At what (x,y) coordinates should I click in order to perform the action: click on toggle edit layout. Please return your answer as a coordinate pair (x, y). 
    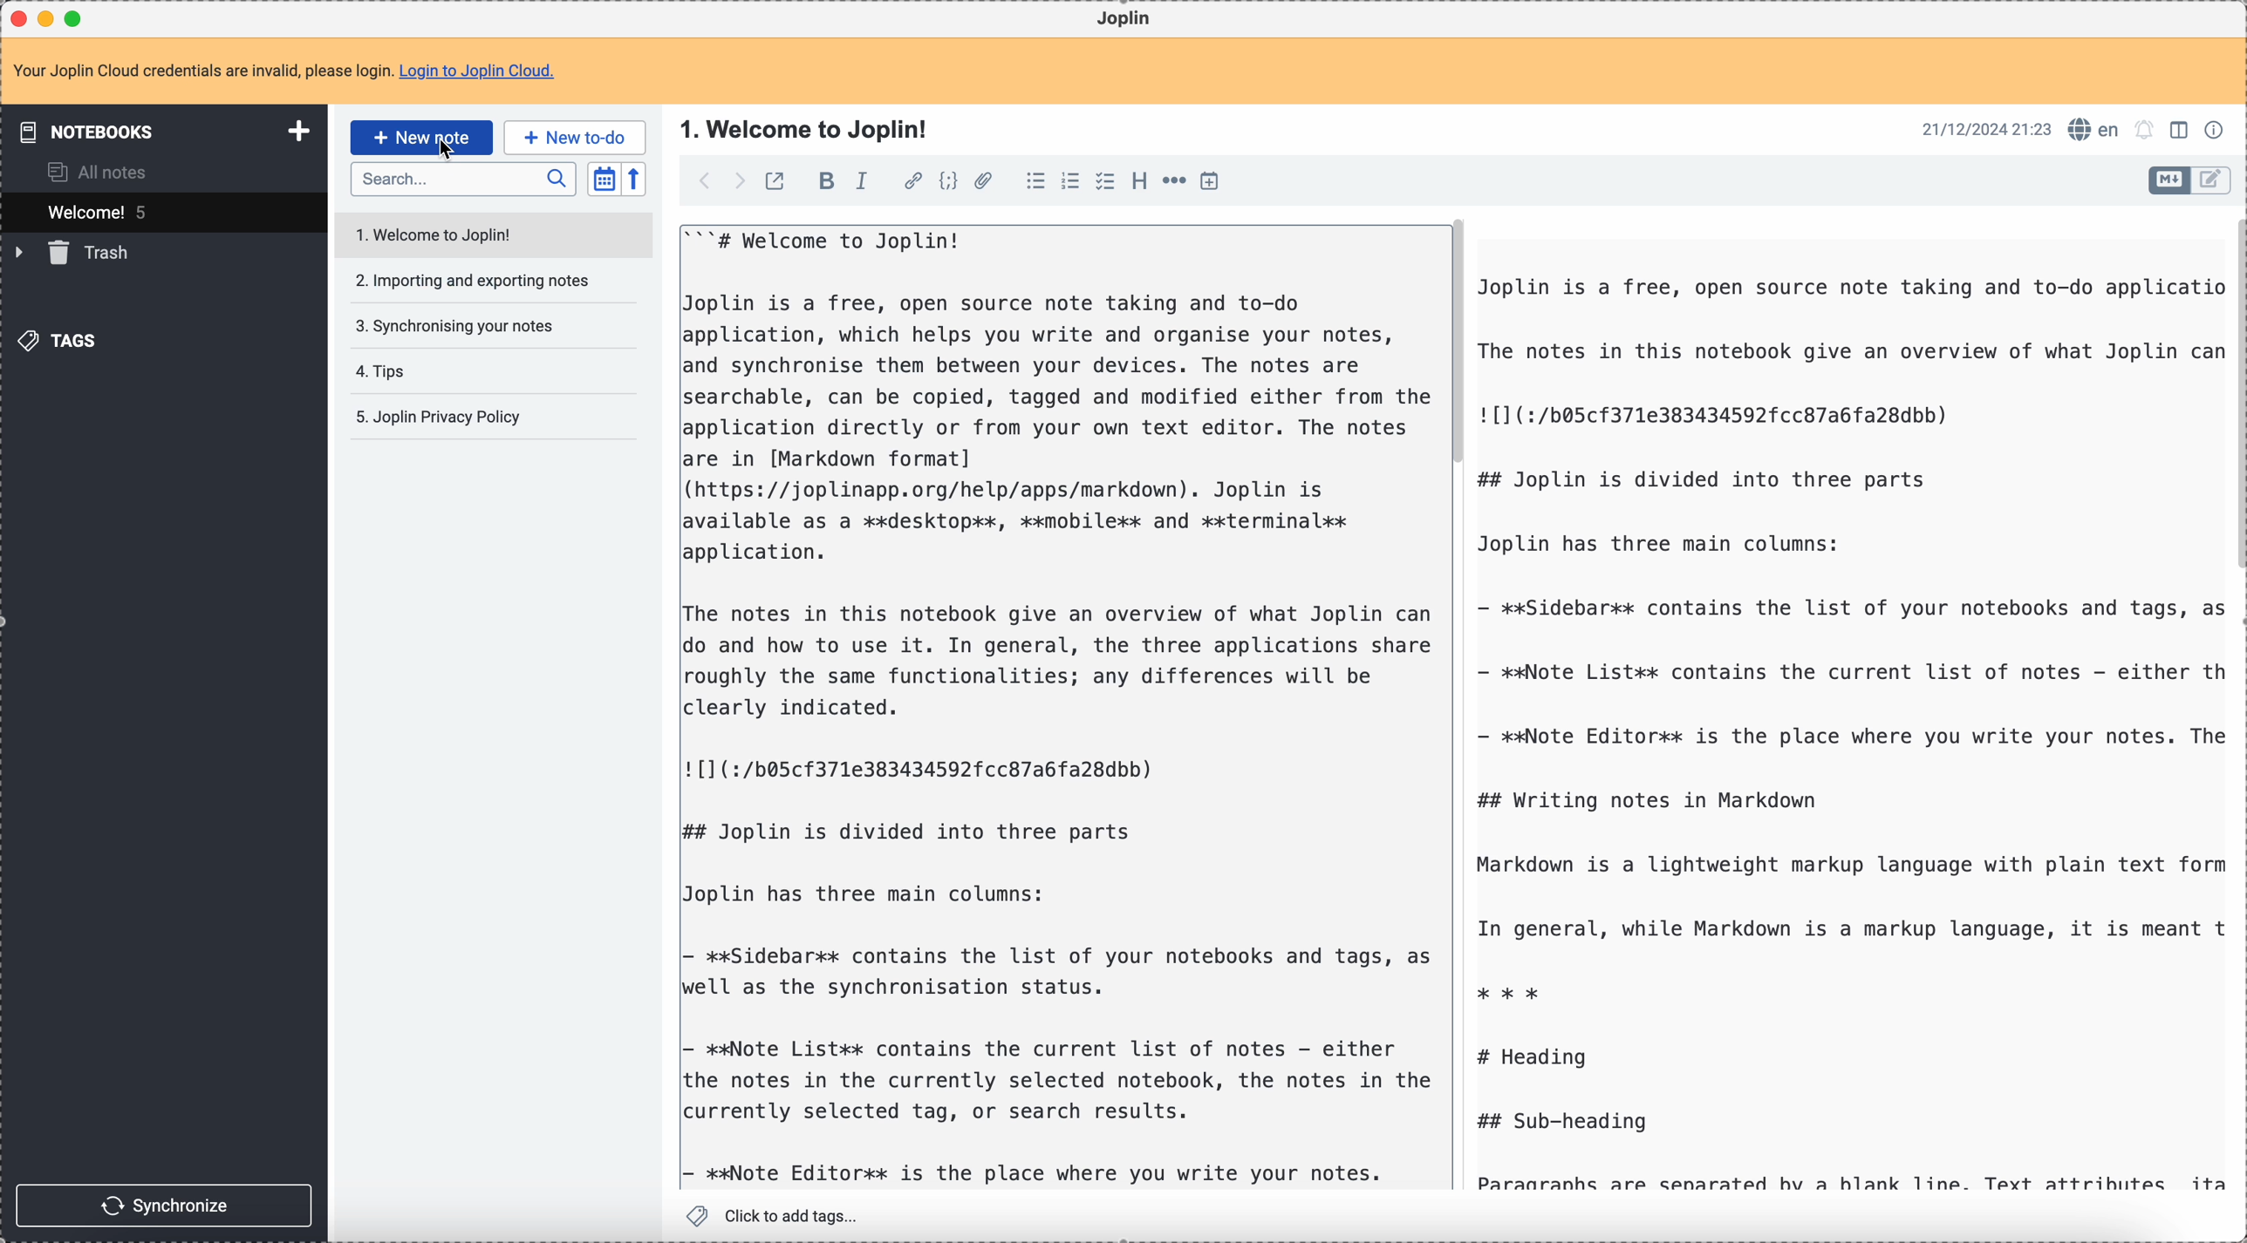
    Looking at the image, I should click on (2170, 180).